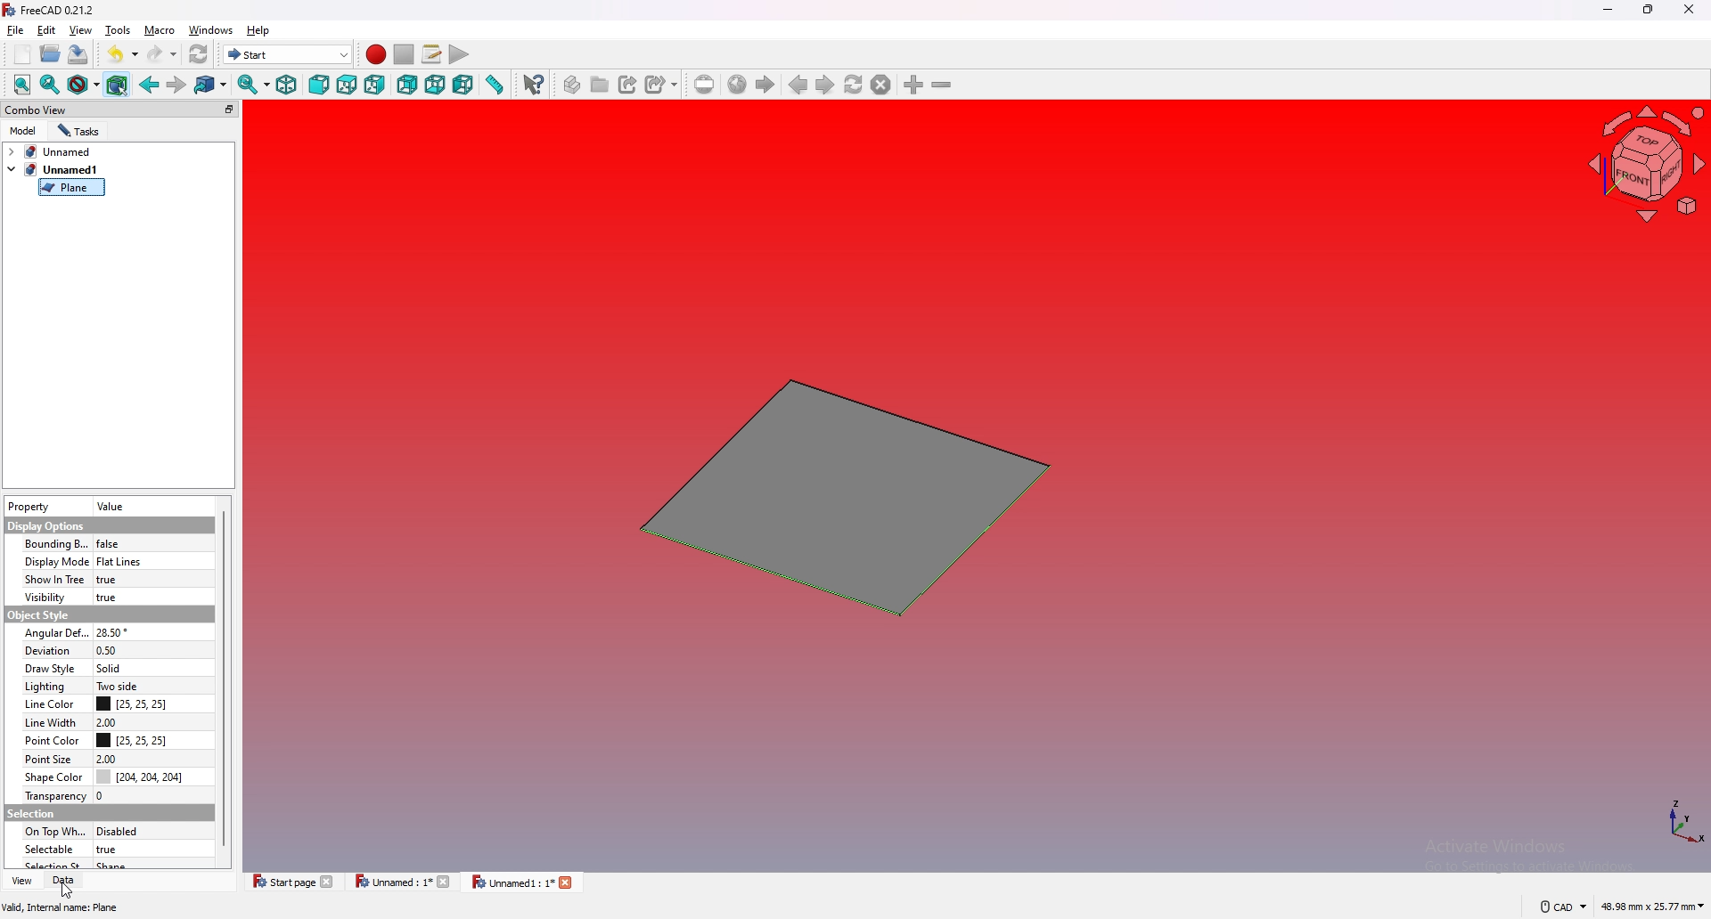 The height and width of the screenshot is (919, 1711). Describe the element at coordinates (136, 740) in the screenshot. I see `[25, 25, 25]` at that location.